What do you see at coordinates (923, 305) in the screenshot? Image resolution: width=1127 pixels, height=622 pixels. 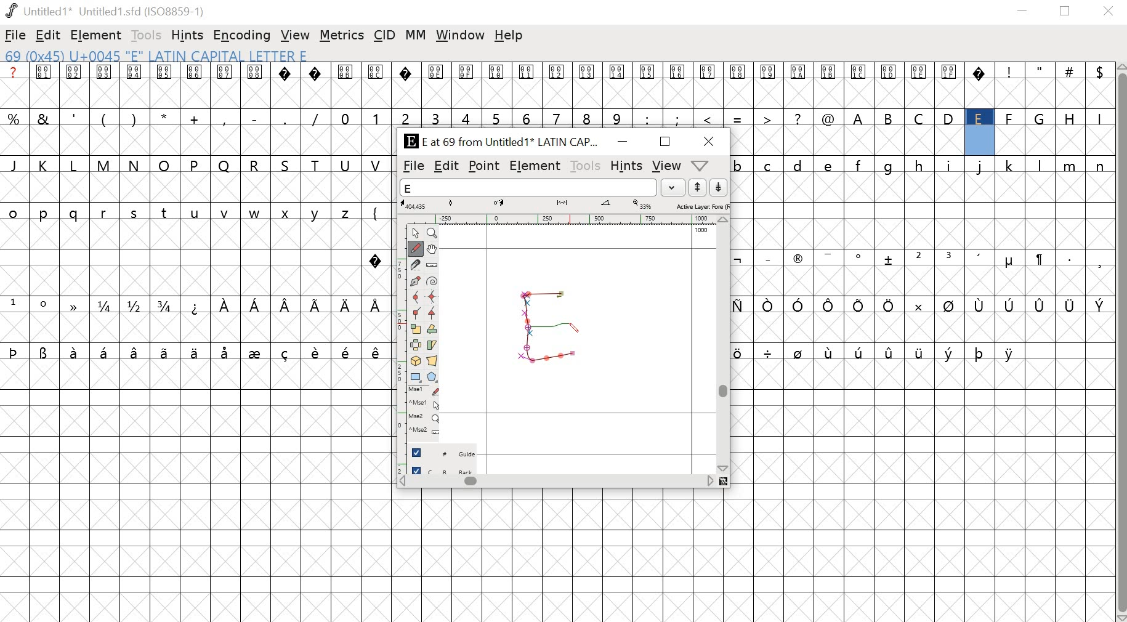 I see `special characters` at bounding box center [923, 305].